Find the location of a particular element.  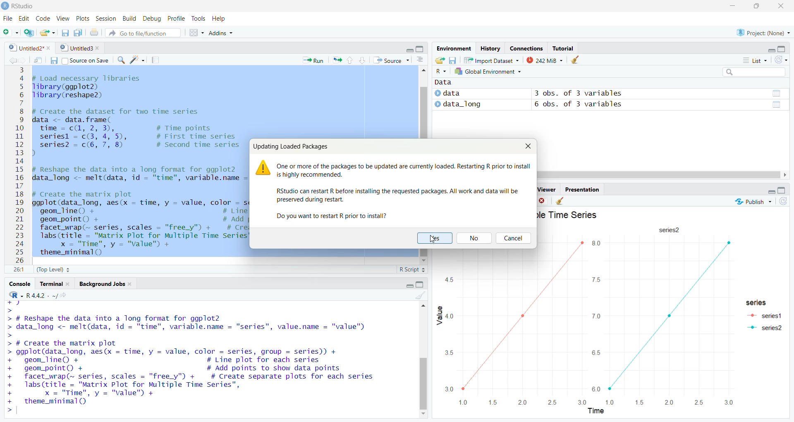

Maximize is located at coordinates (783, 49).